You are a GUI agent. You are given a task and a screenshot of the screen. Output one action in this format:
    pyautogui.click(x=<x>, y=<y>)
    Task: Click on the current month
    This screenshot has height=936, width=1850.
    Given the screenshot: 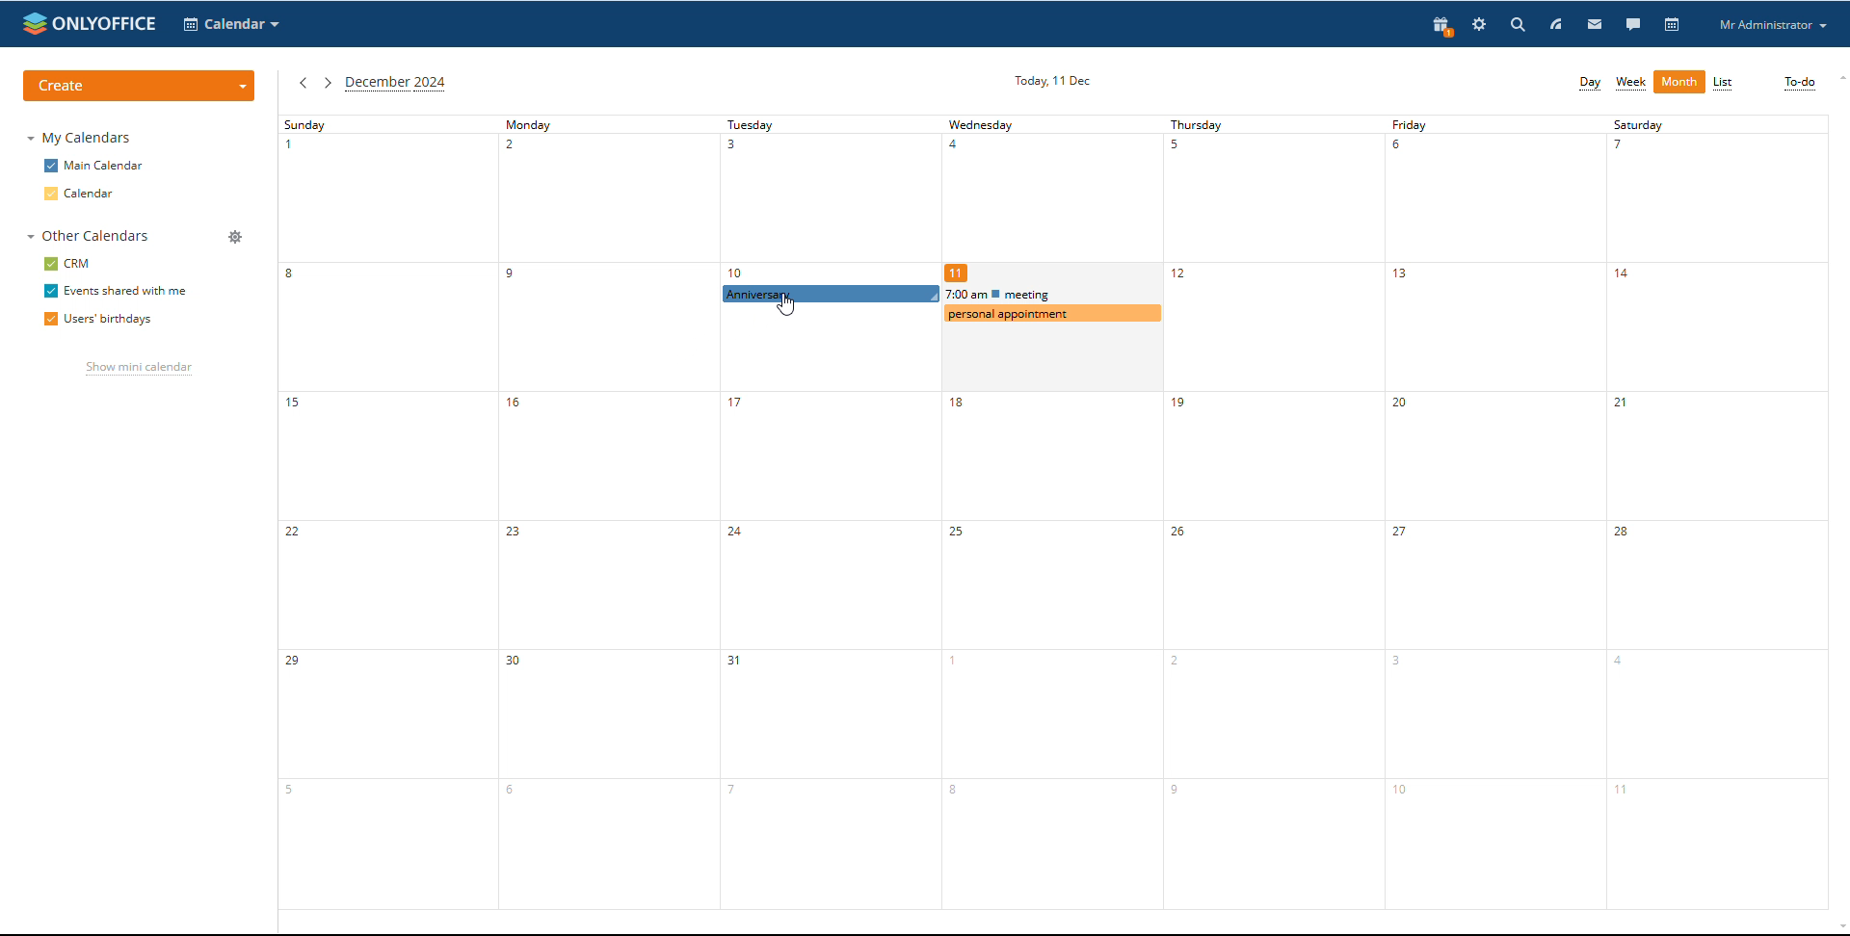 What is the action you would take?
    pyautogui.click(x=400, y=85)
    